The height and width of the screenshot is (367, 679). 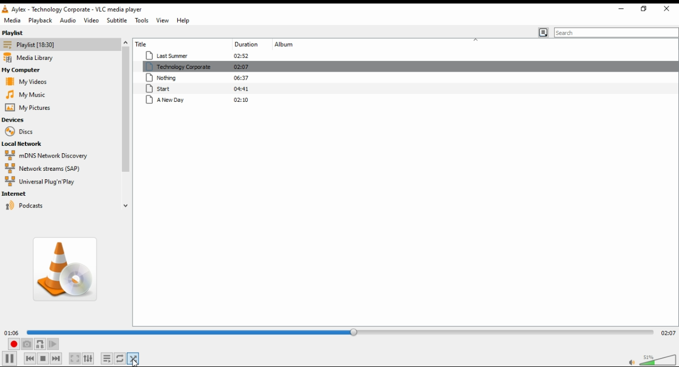 What do you see at coordinates (644, 10) in the screenshot?
I see `minimize` at bounding box center [644, 10].